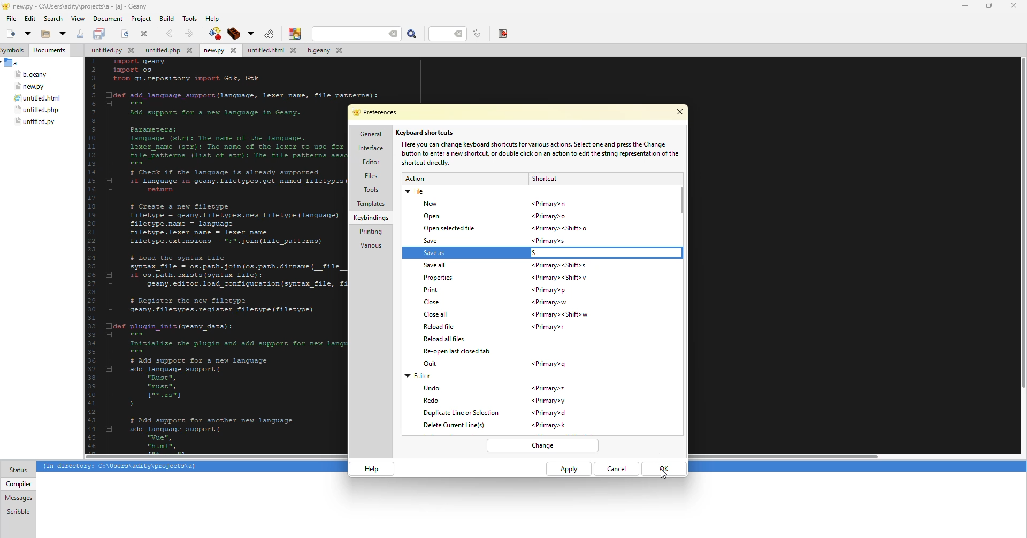 The width and height of the screenshot is (1027, 538). Describe the element at coordinates (141, 19) in the screenshot. I see `project` at that location.